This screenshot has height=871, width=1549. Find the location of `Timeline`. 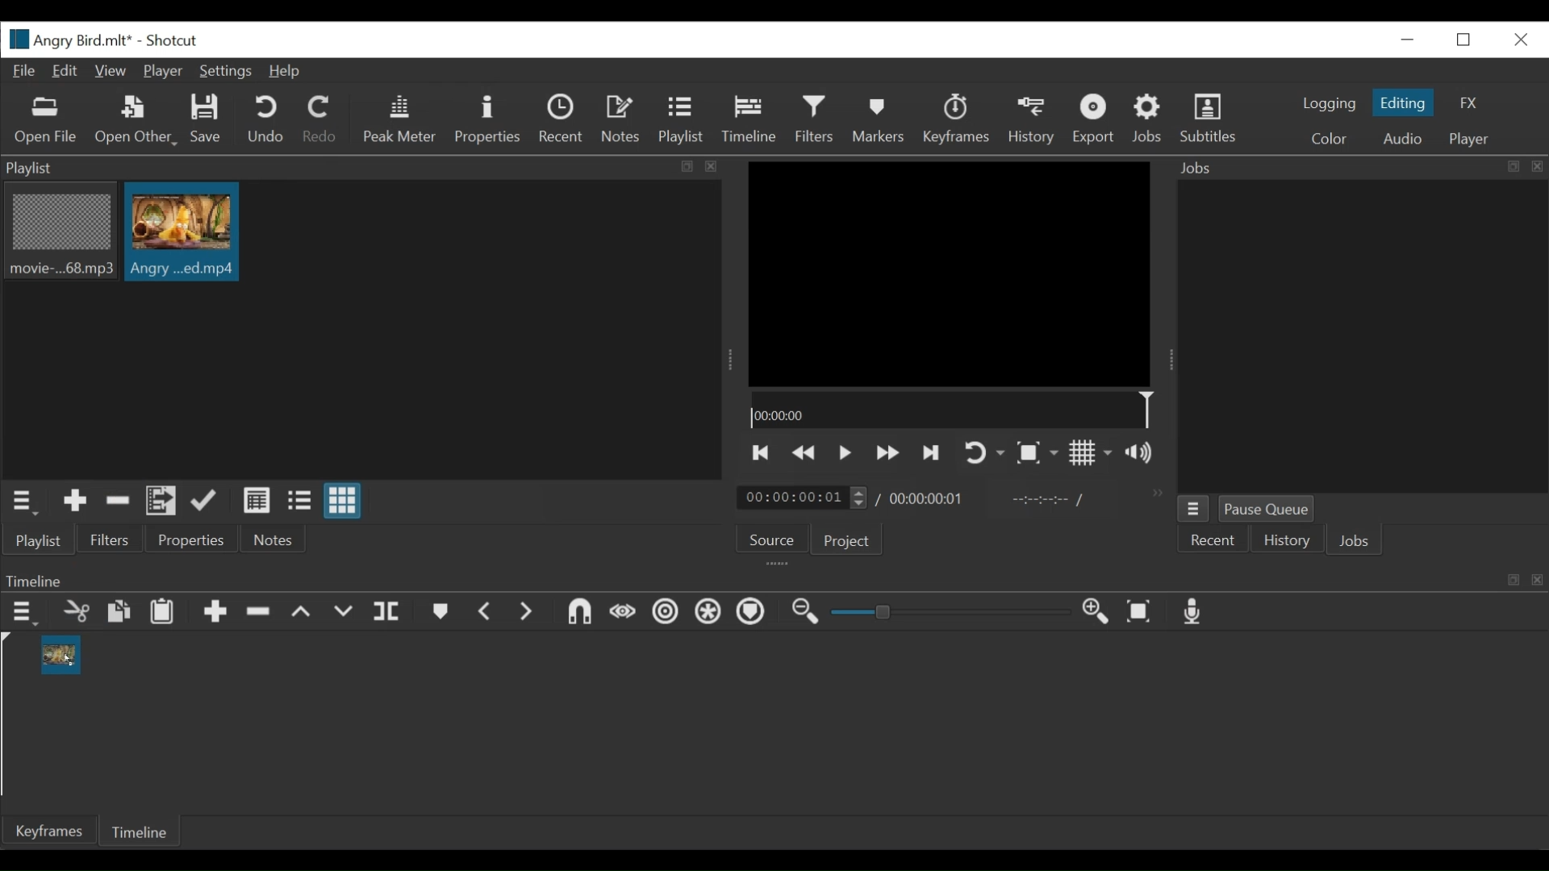

Timeline is located at coordinates (950, 408).